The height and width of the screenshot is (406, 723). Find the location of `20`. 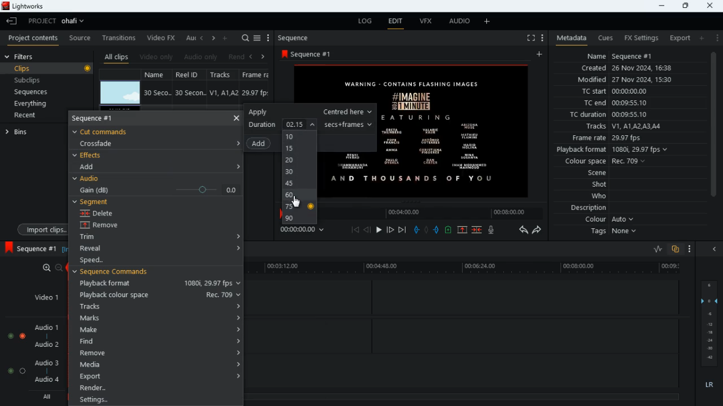

20 is located at coordinates (299, 161).